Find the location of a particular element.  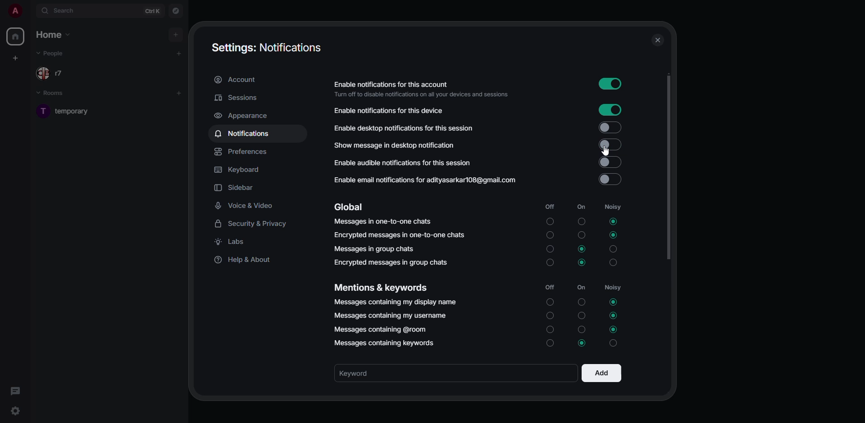

people is located at coordinates (55, 55).